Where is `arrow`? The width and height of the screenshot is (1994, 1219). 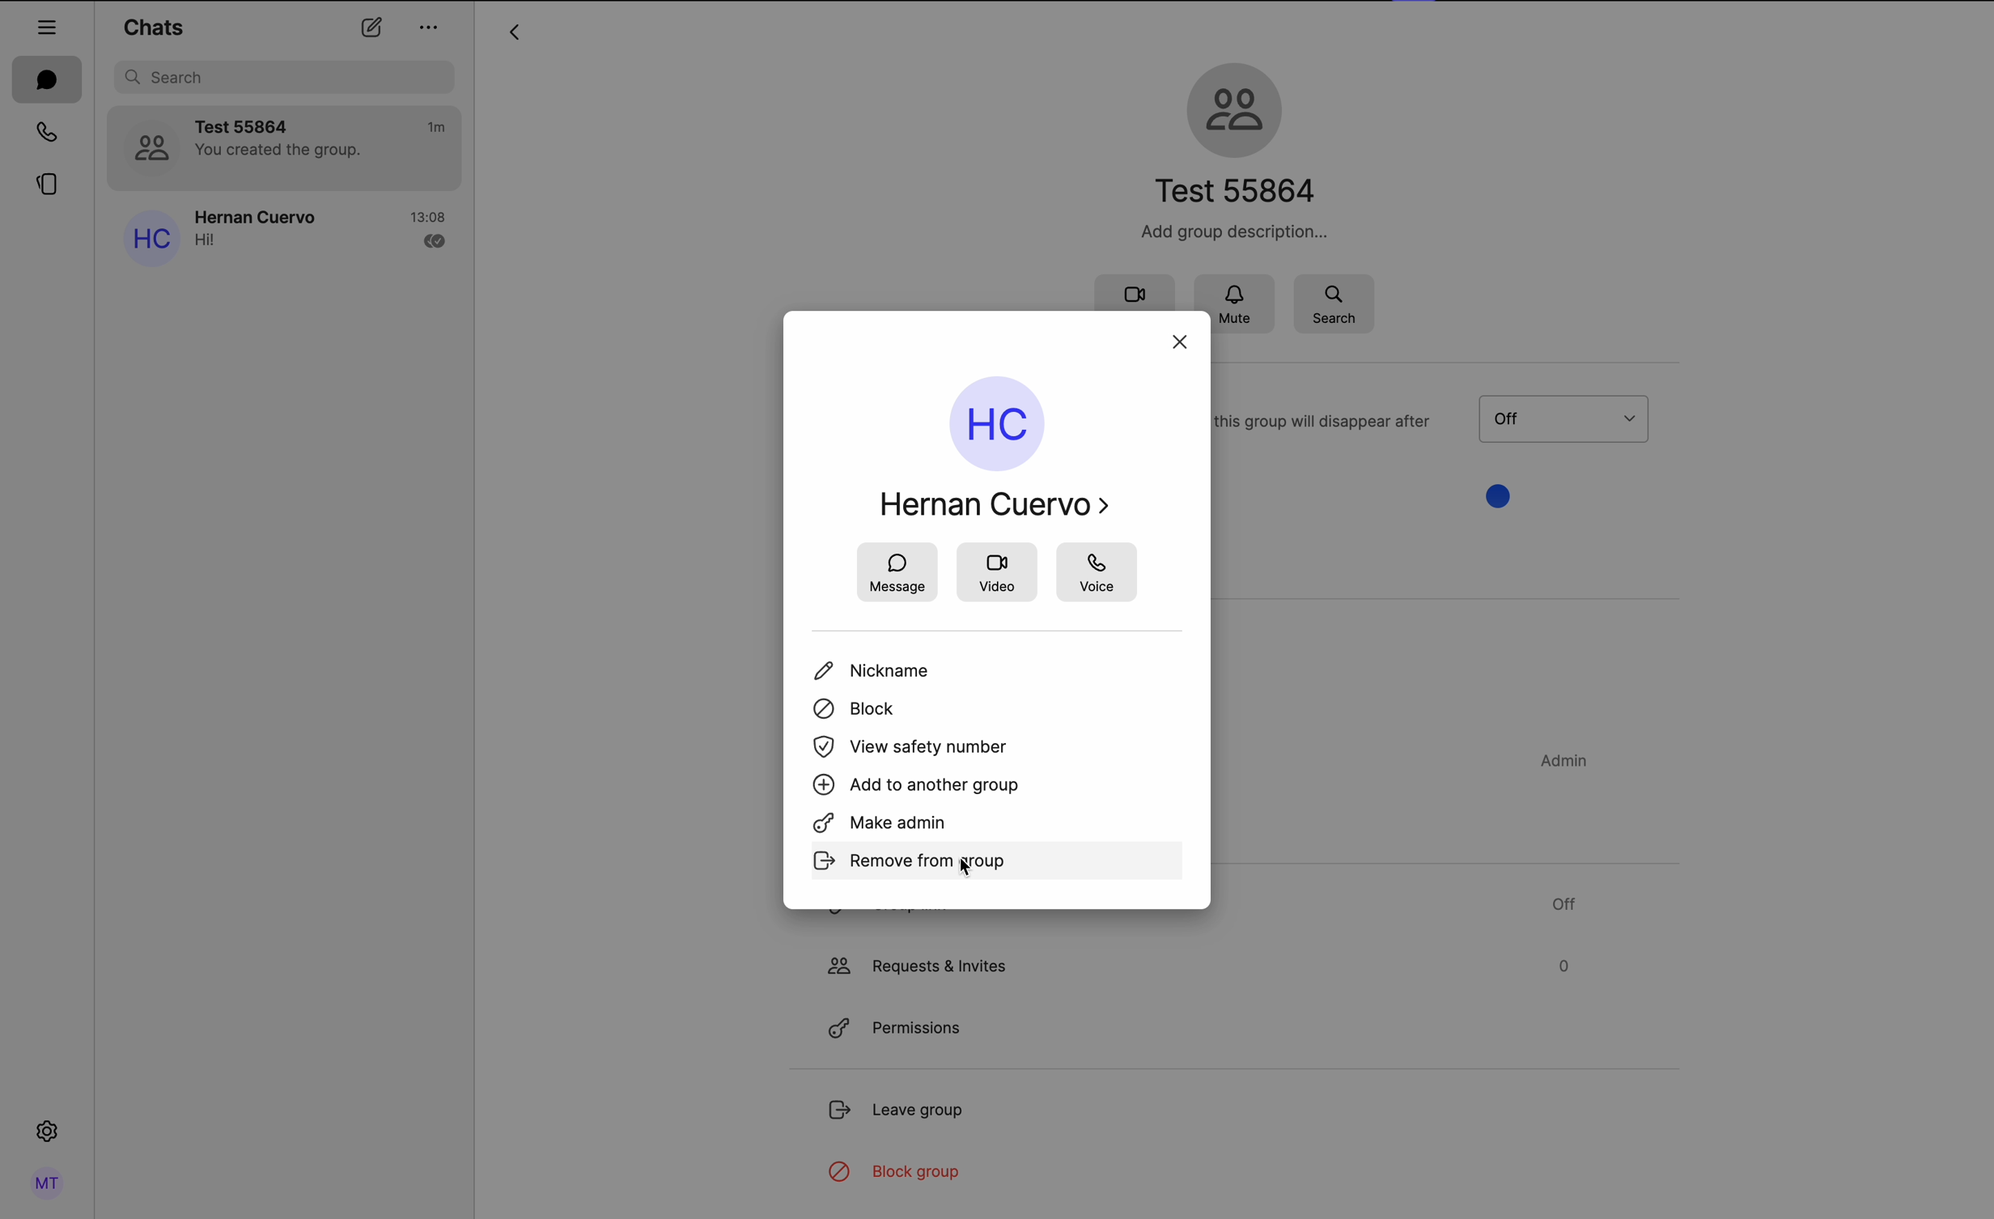 arrow is located at coordinates (513, 35).